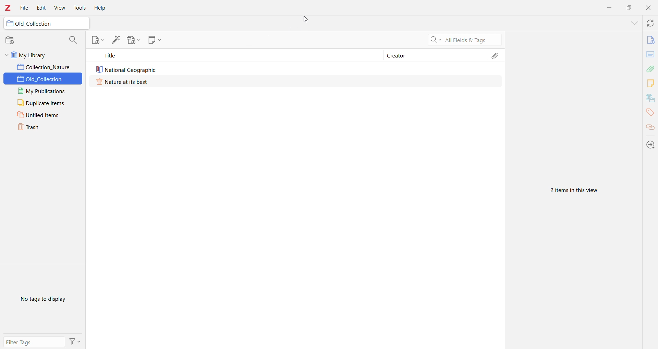 The height and width of the screenshot is (349, 658). I want to click on Notes, so click(650, 84).